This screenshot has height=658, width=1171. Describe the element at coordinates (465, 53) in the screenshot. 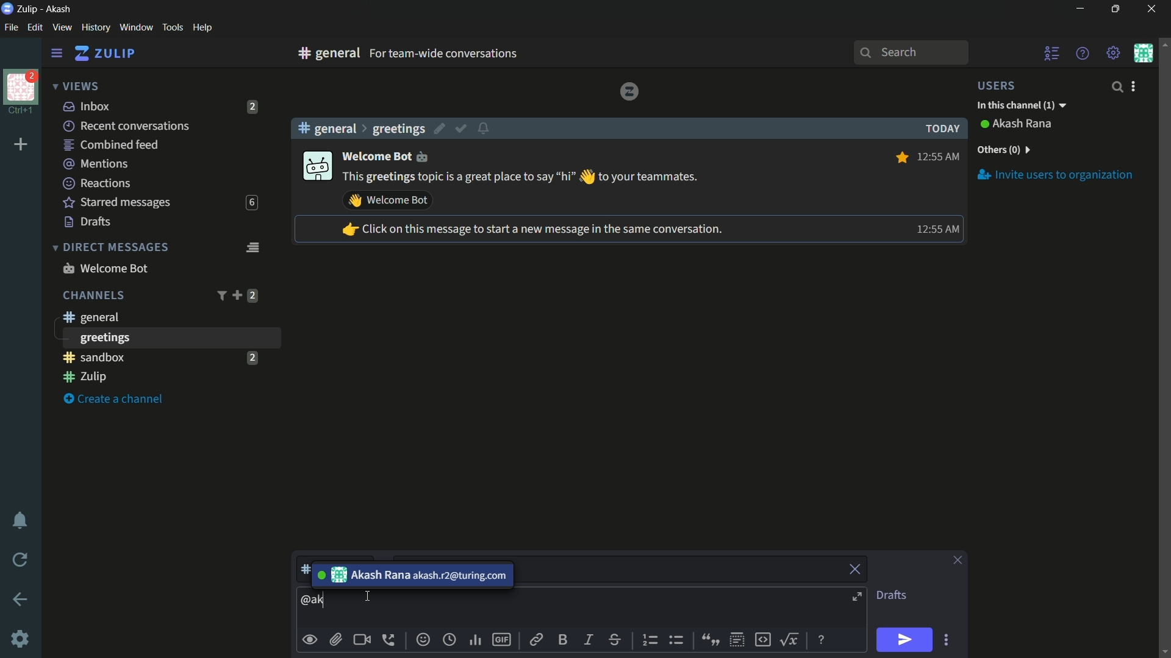

I see `# general for team wide conversations` at that location.